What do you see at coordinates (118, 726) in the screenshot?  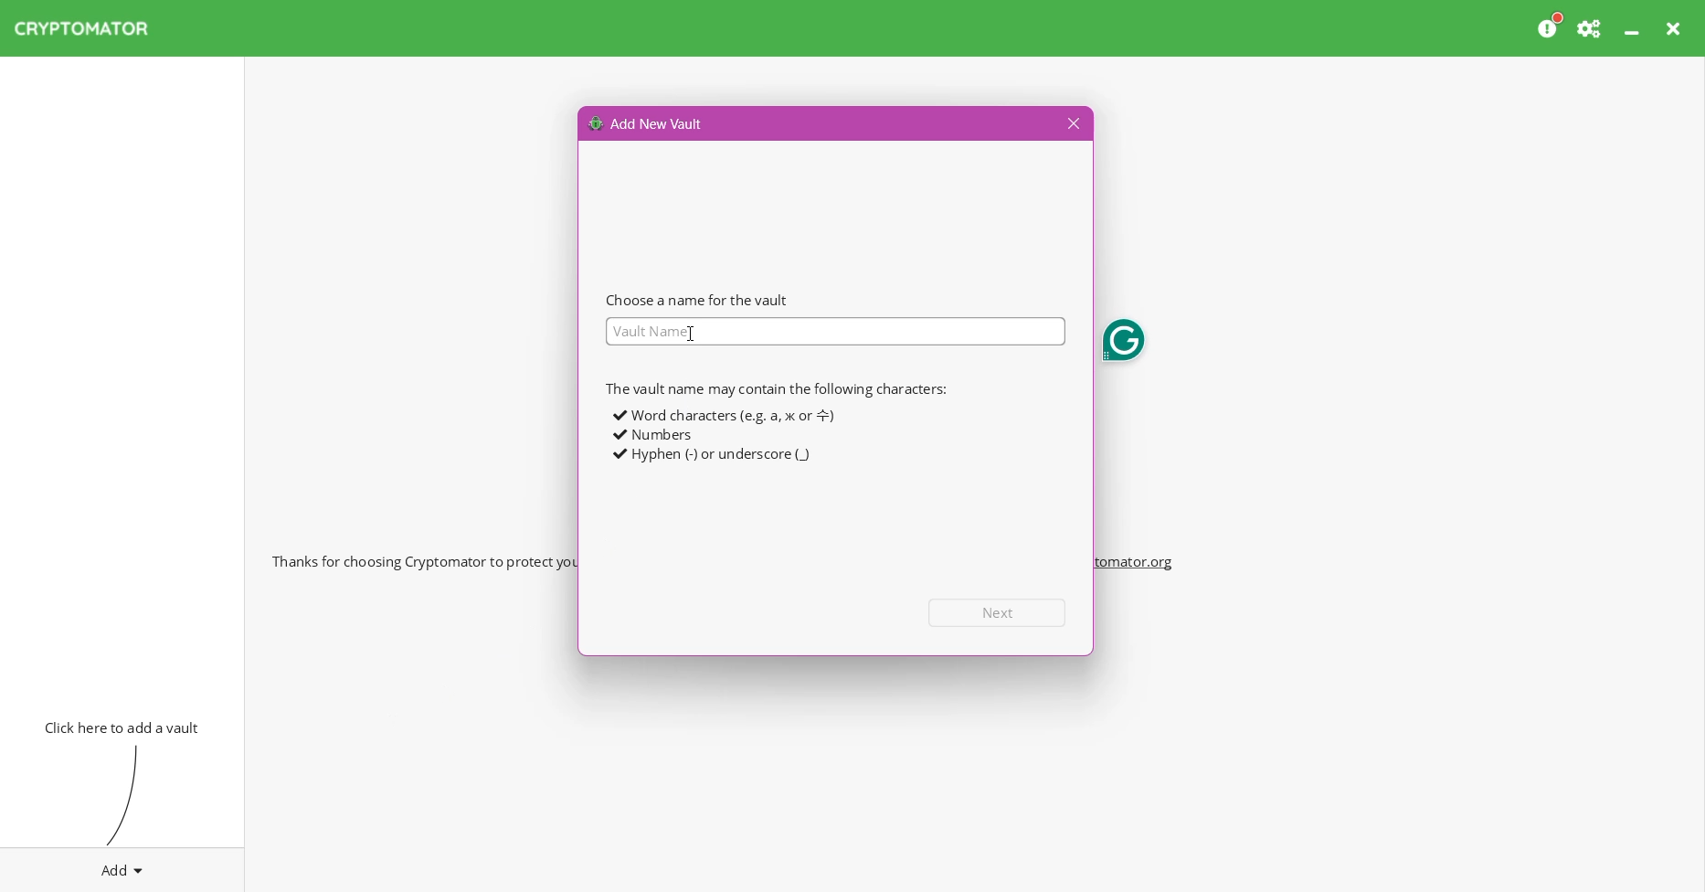 I see `Click here to add vault` at bounding box center [118, 726].